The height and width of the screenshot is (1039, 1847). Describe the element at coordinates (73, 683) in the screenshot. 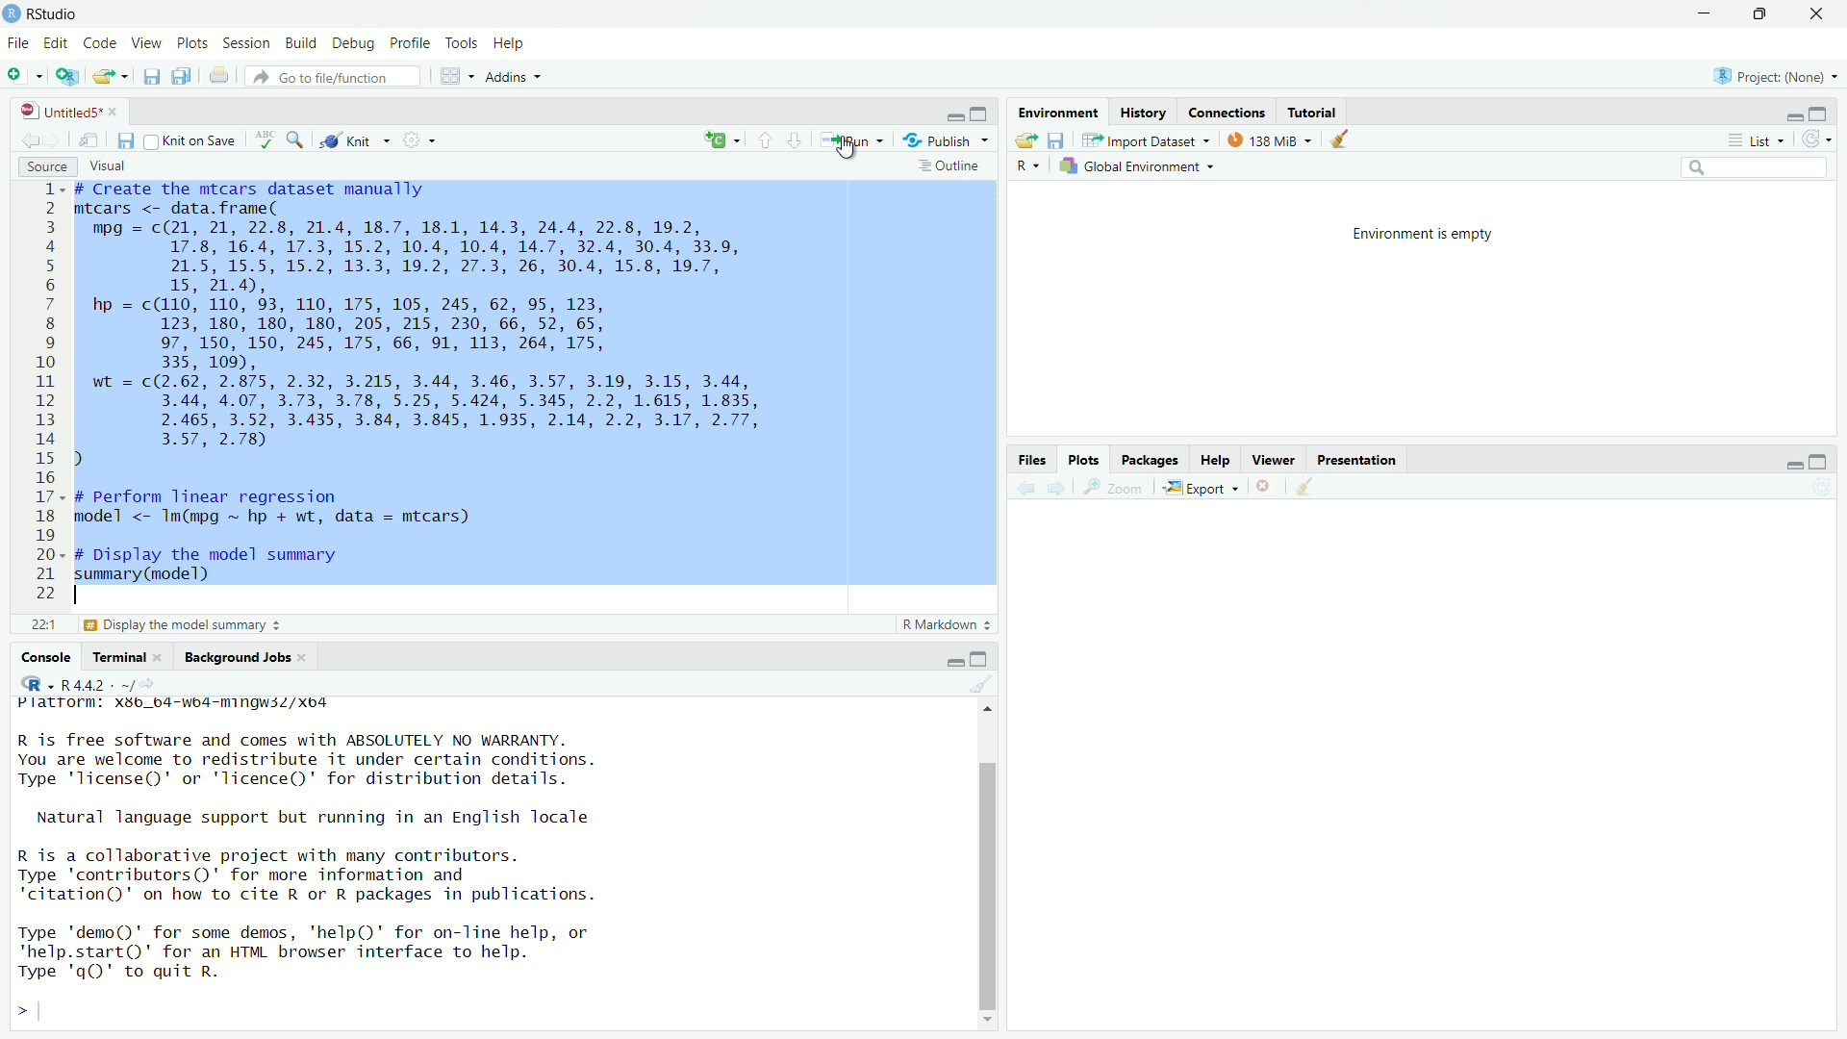

I see `R 4.4.2` at that location.